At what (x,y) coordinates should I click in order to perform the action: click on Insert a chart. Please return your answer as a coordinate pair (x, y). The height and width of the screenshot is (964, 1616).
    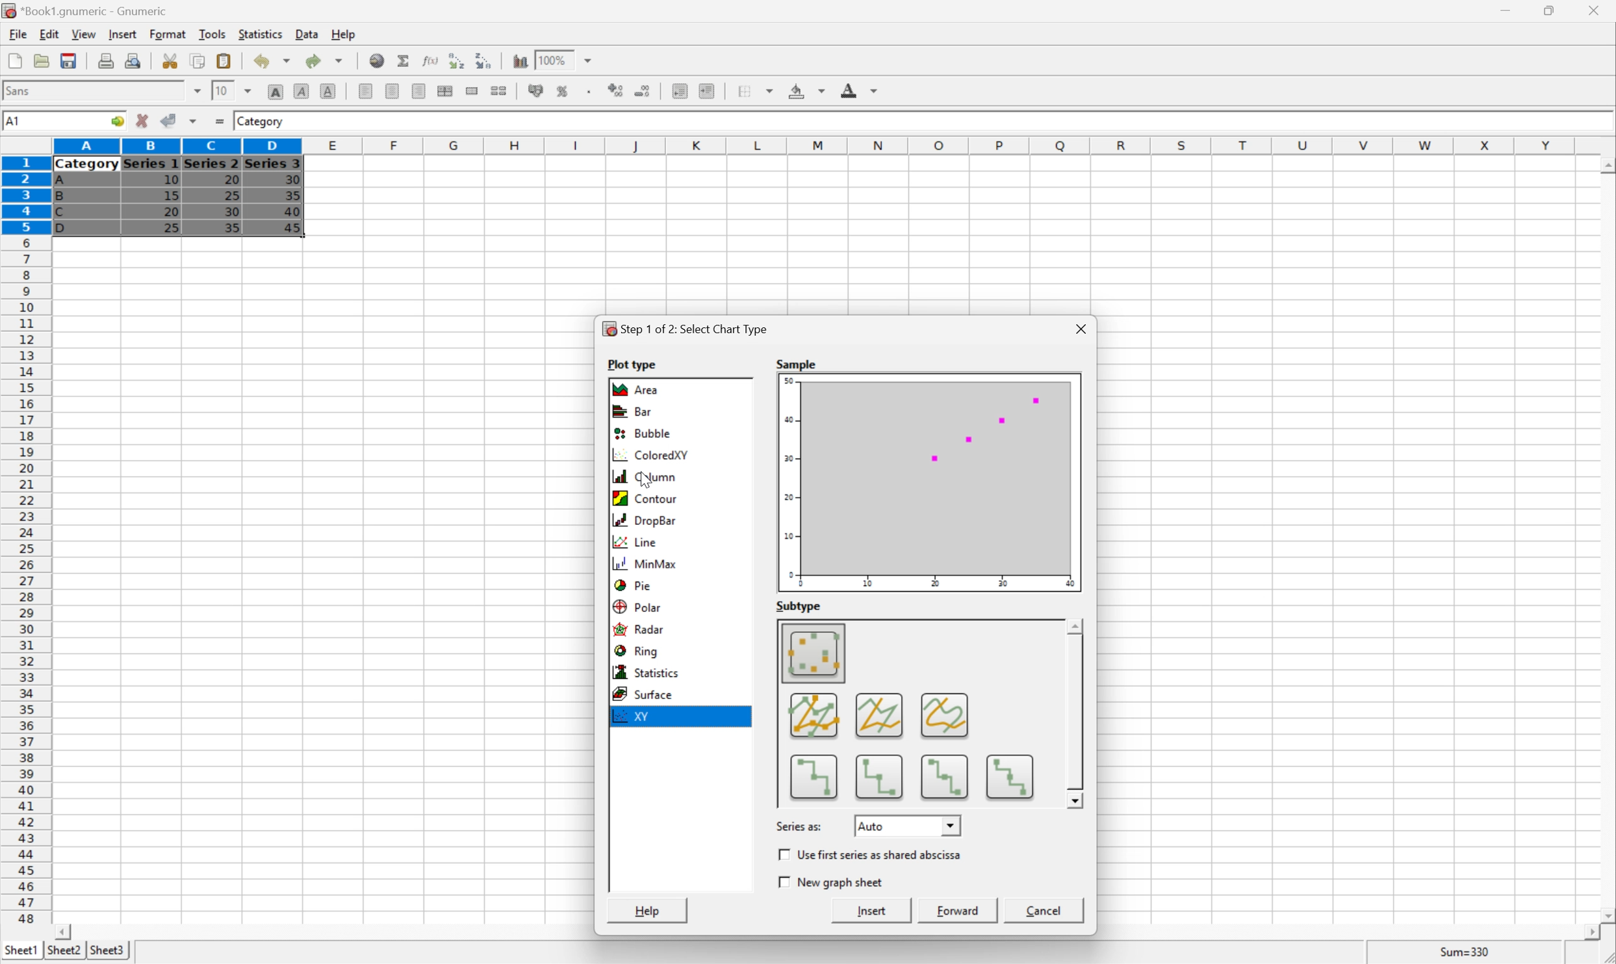
    Looking at the image, I should click on (519, 60).